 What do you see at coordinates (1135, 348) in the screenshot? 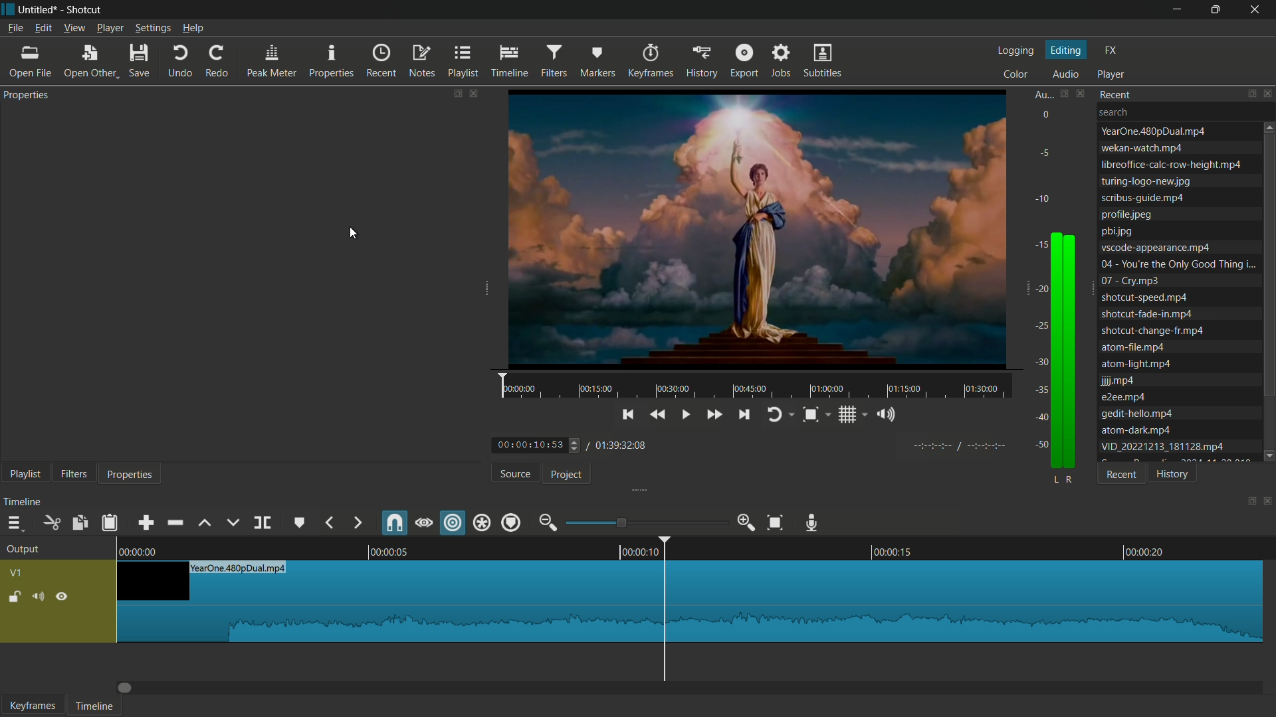
I see `file-14` at bounding box center [1135, 348].